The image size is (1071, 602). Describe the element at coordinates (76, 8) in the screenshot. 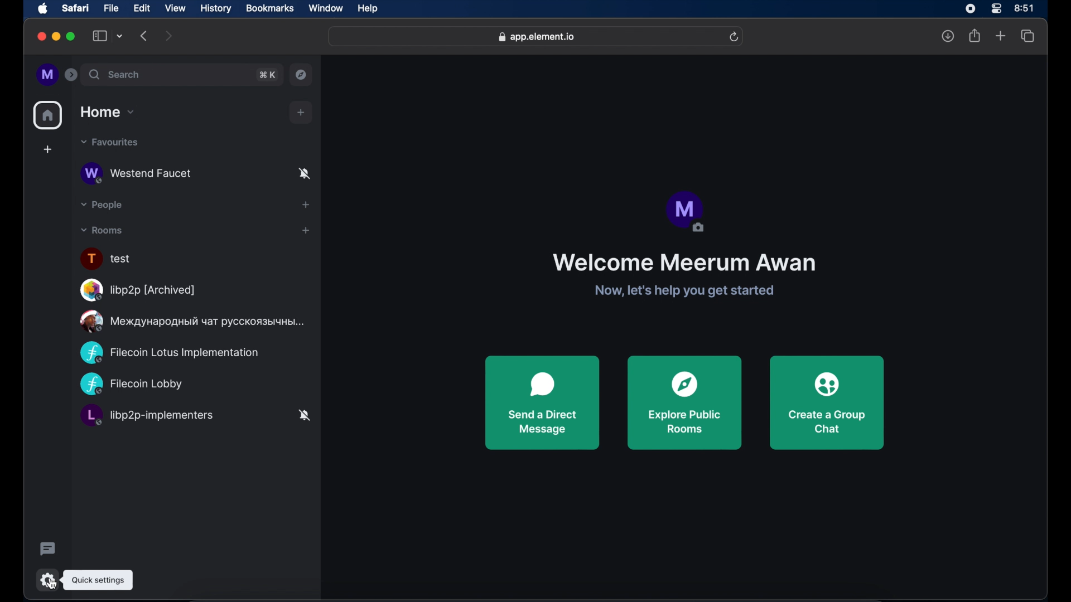

I see `safari` at that location.